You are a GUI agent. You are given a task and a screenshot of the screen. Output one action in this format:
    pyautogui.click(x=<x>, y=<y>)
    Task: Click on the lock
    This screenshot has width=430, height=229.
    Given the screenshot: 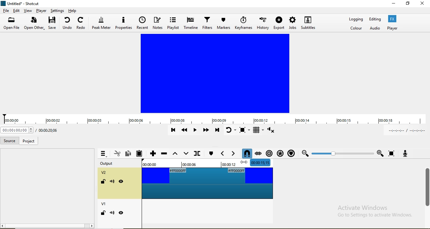 What is the action you would take?
    pyautogui.click(x=103, y=182)
    